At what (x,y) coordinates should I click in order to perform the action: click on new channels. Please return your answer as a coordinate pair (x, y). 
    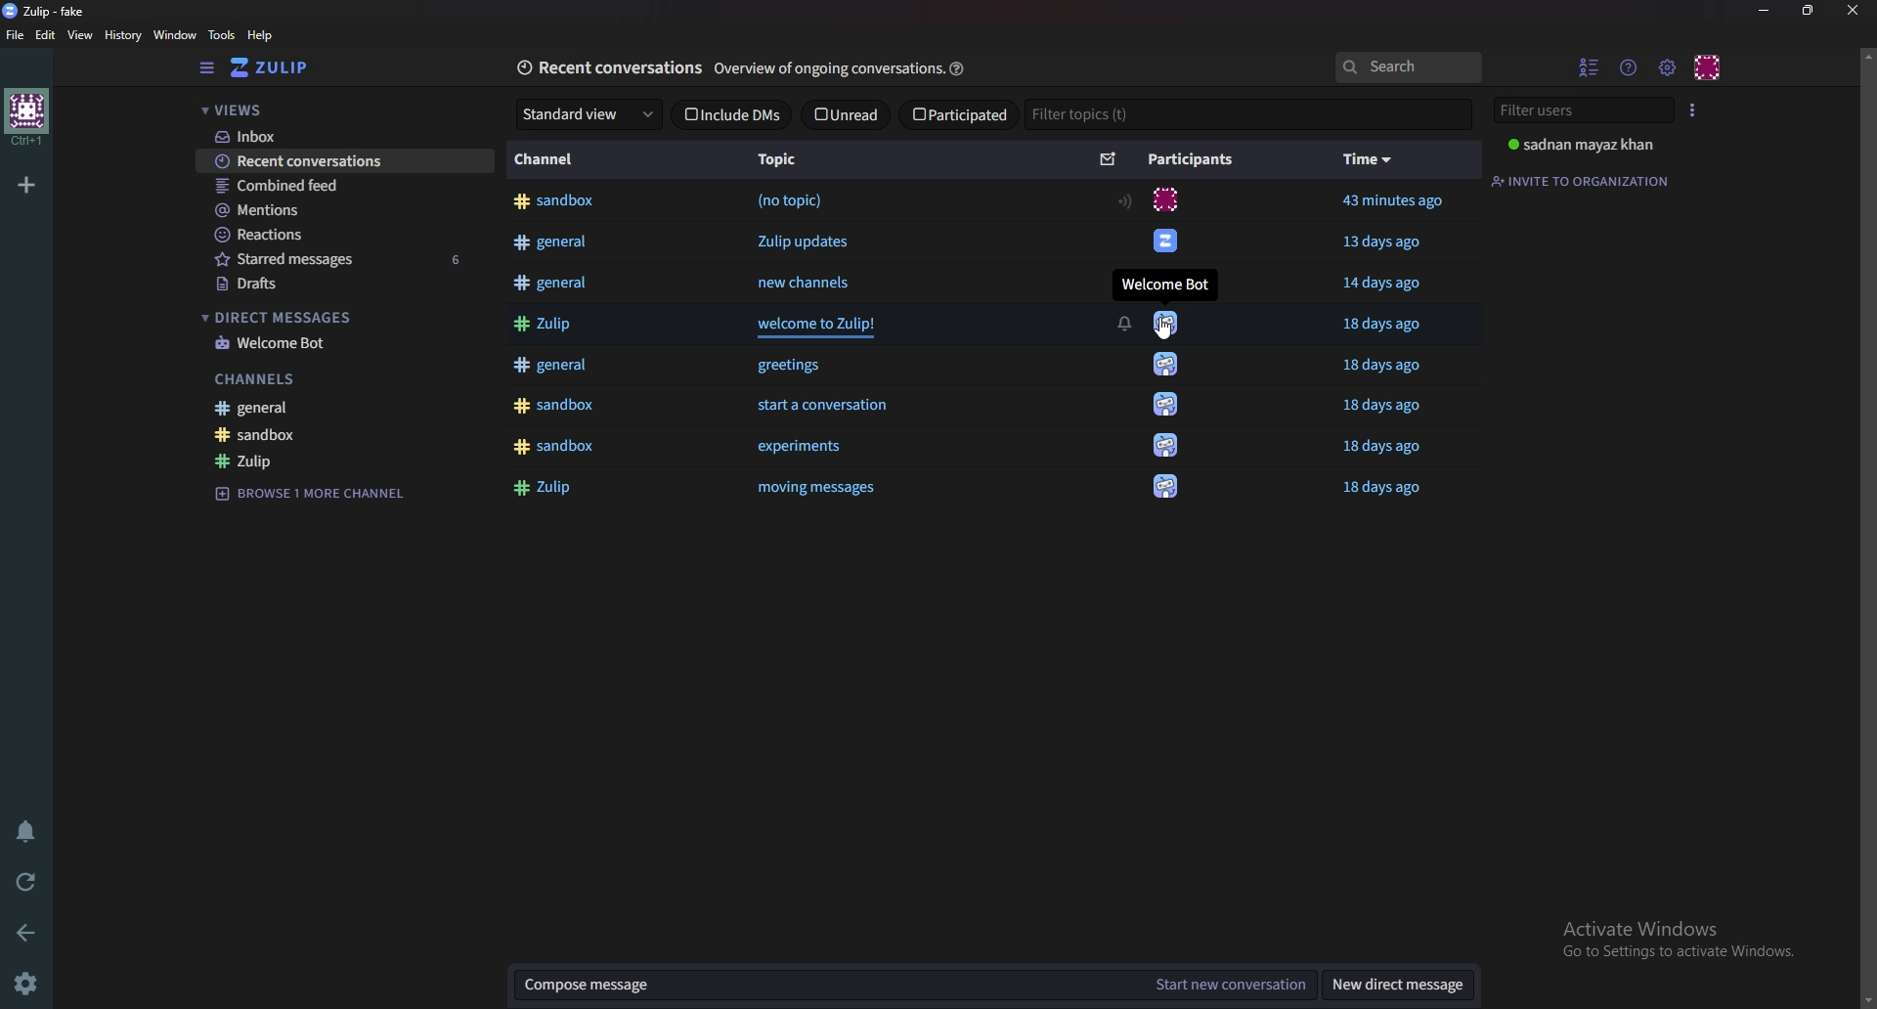
    Looking at the image, I should click on (806, 283).